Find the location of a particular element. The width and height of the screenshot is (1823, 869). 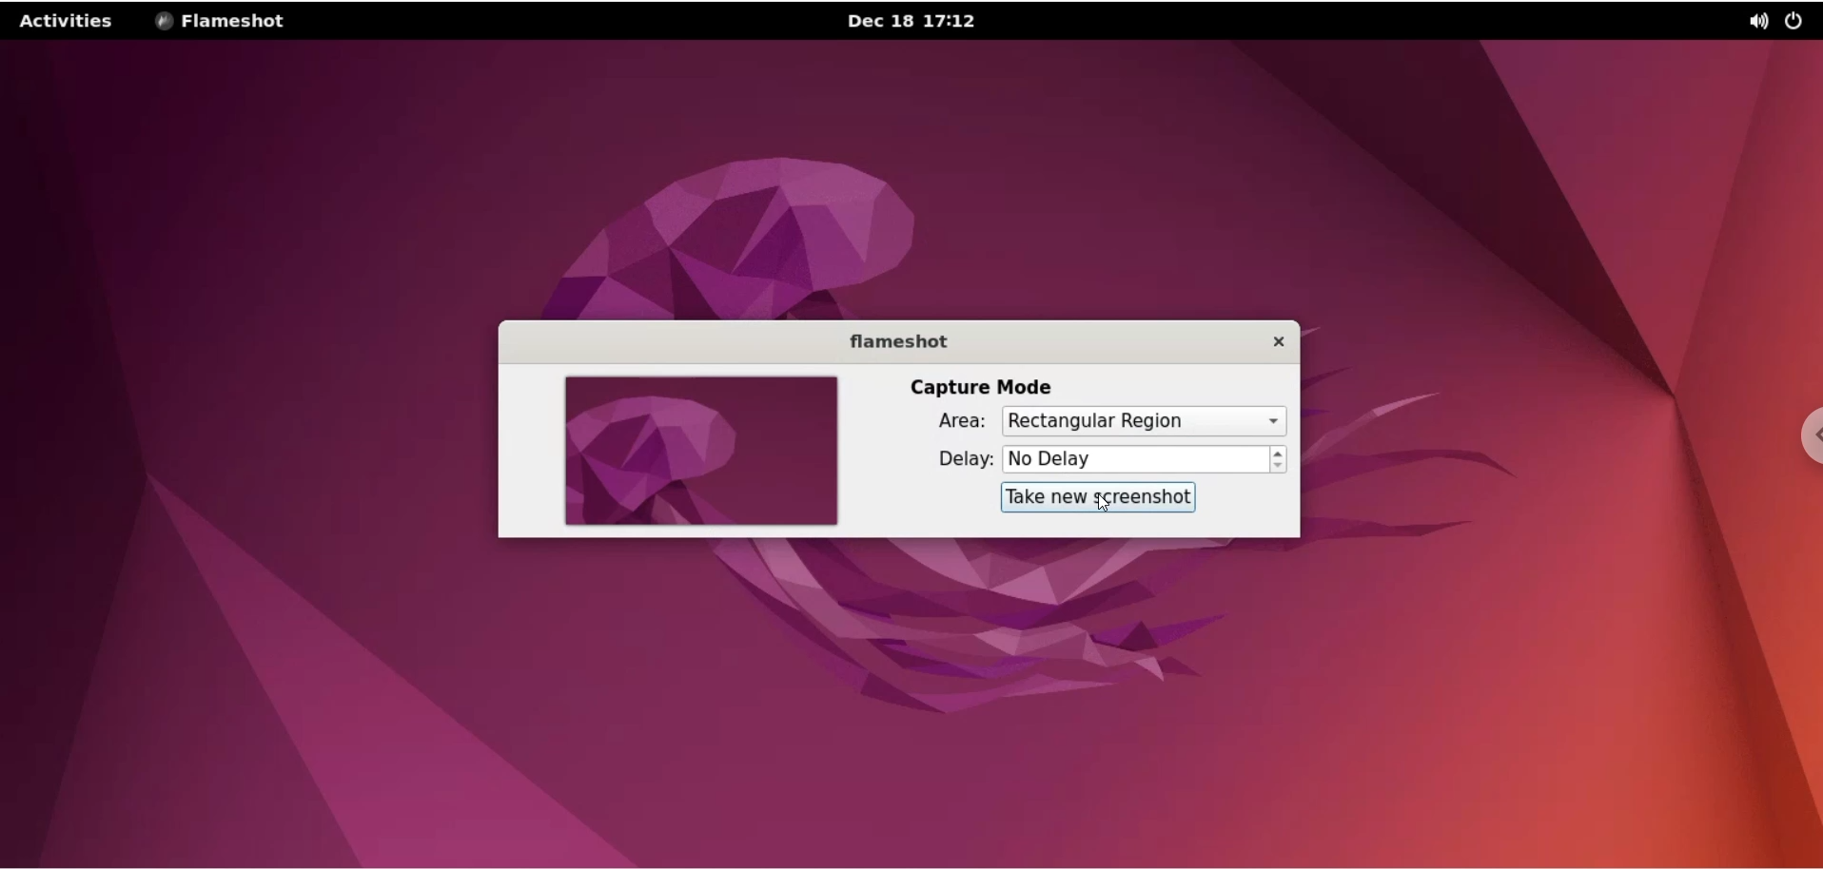

close is located at coordinates (1282, 343).